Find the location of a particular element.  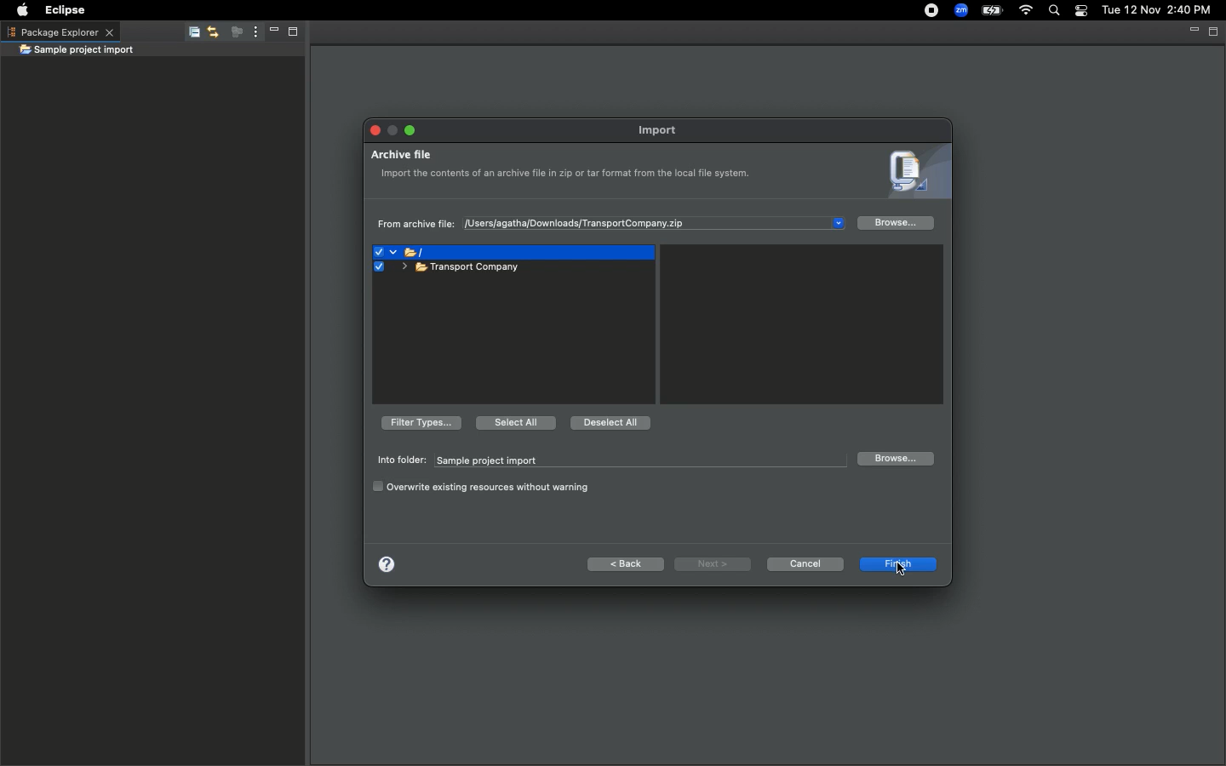

Maximize is located at coordinates (291, 34).